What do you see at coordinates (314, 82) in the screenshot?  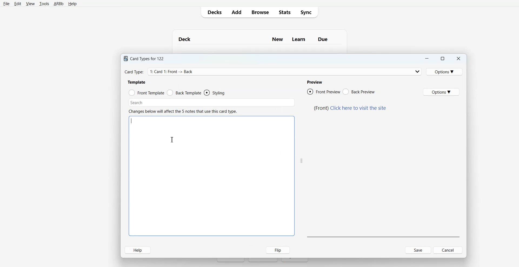 I see `text 3` at bounding box center [314, 82].